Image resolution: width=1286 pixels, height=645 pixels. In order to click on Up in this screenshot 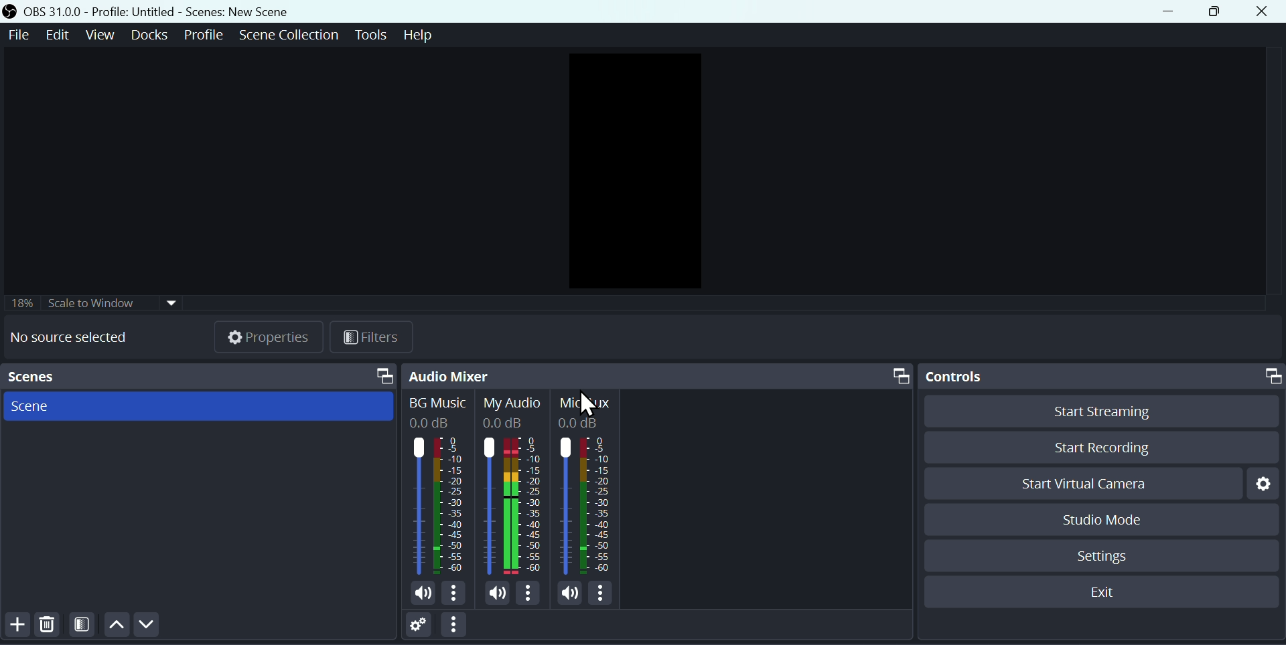, I will do `click(116, 626)`.